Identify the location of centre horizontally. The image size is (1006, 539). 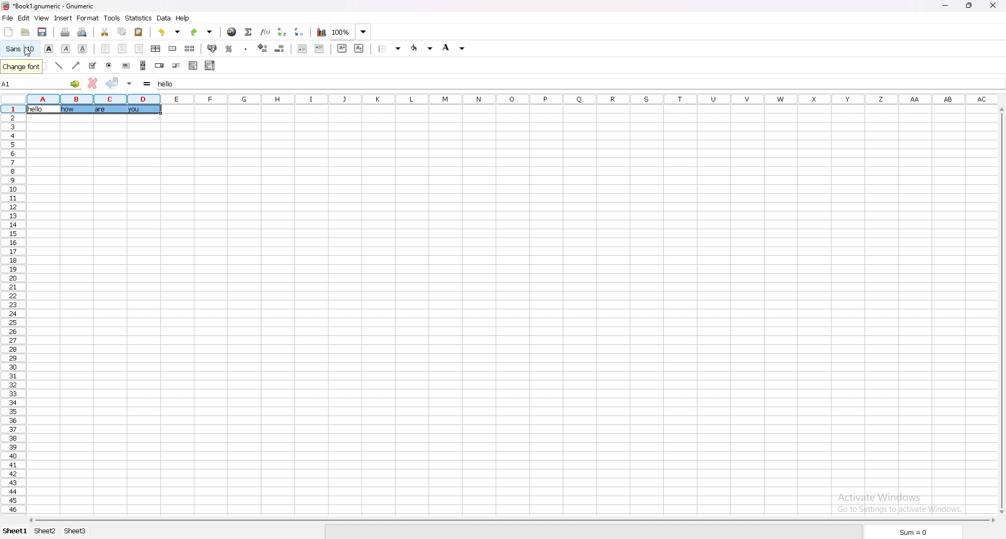
(156, 48).